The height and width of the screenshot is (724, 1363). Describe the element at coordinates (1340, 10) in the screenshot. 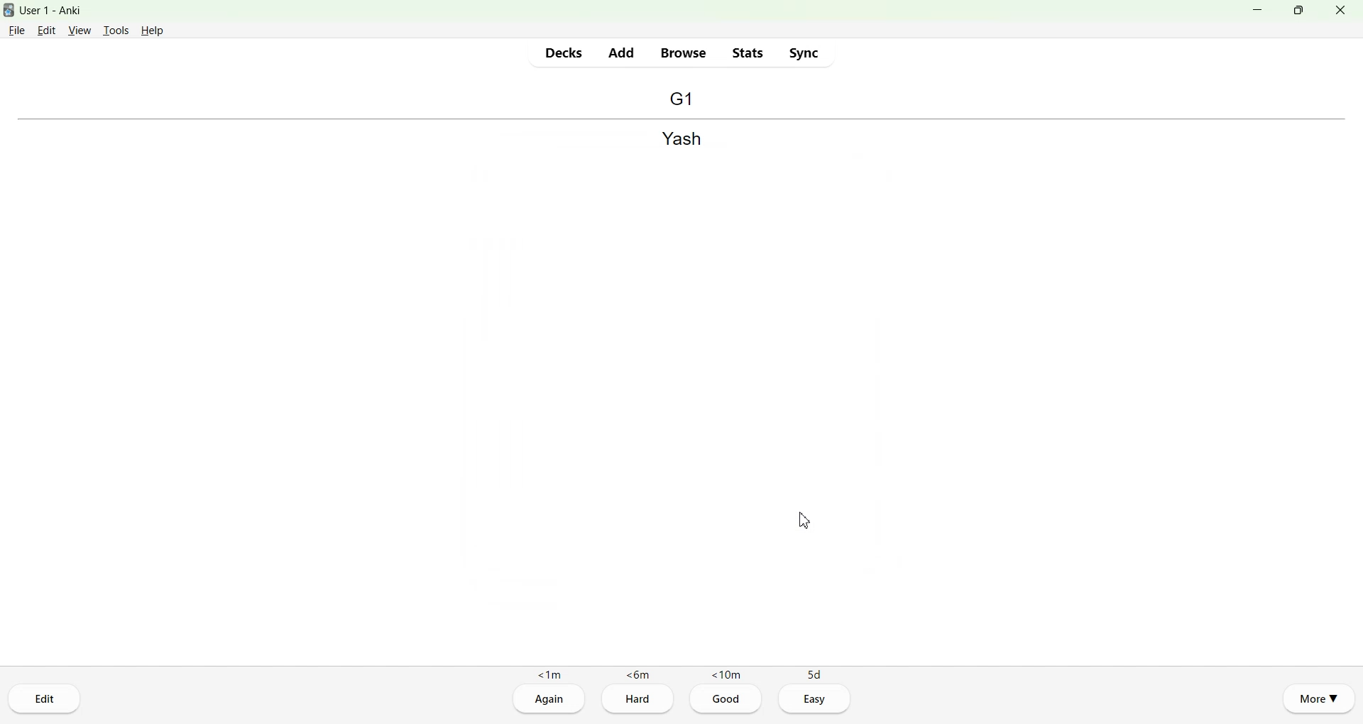

I see `Close` at that location.